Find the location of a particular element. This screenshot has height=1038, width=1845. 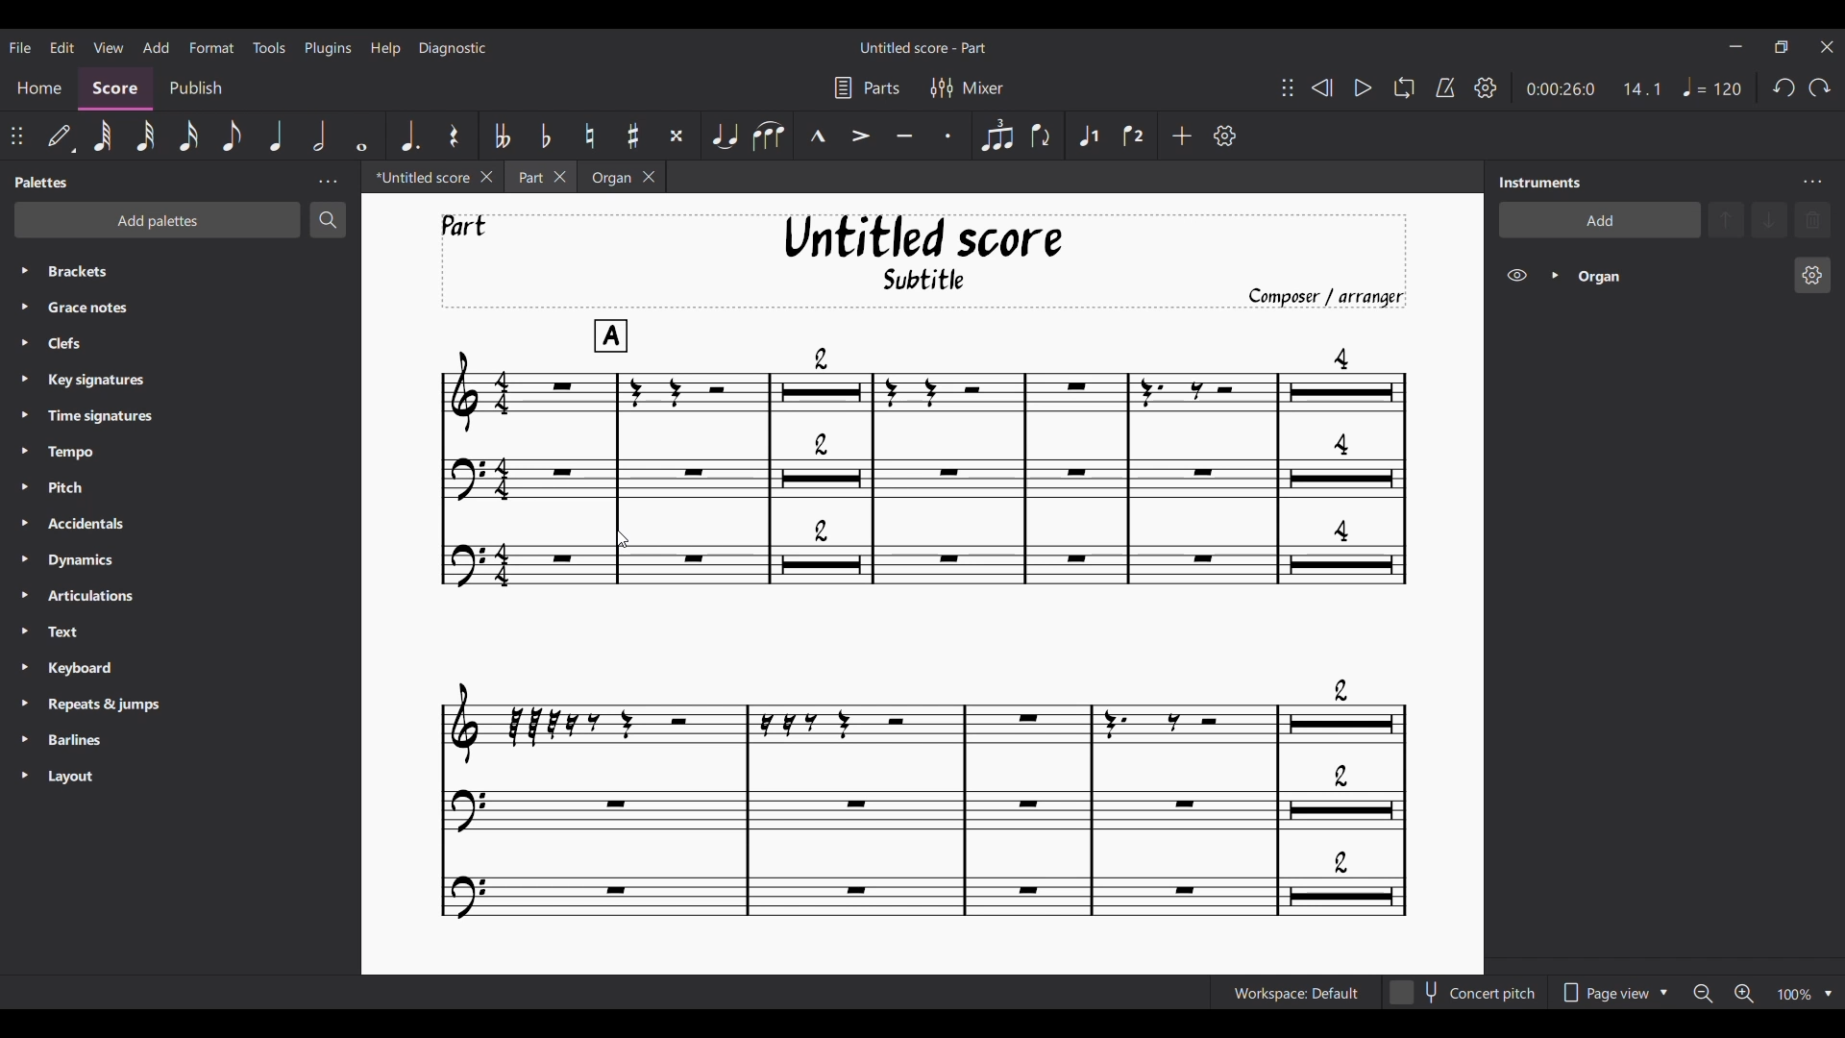

Metronome is located at coordinates (1445, 87).